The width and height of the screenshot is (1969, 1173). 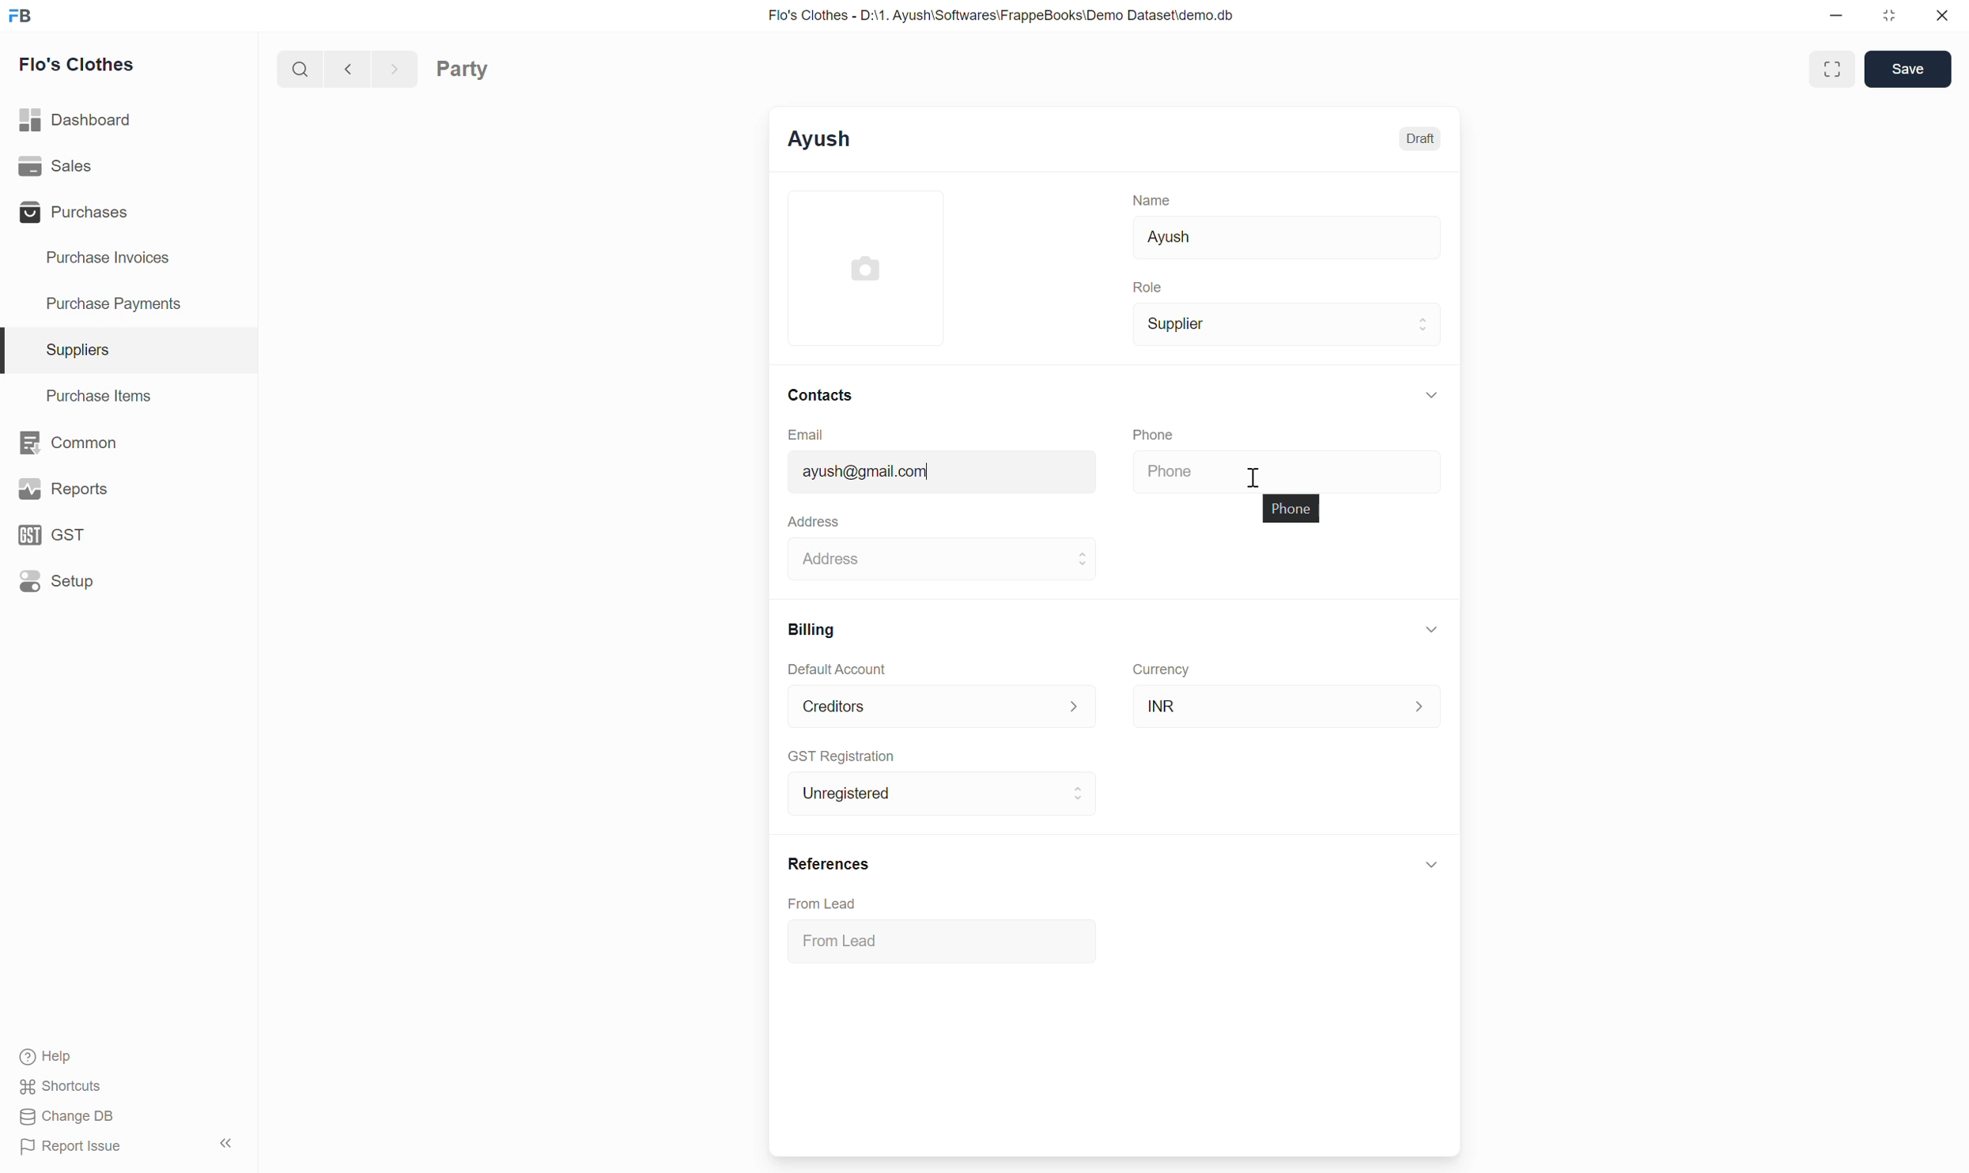 What do you see at coordinates (1943, 15) in the screenshot?
I see `Close` at bounding box center [1943, 15].